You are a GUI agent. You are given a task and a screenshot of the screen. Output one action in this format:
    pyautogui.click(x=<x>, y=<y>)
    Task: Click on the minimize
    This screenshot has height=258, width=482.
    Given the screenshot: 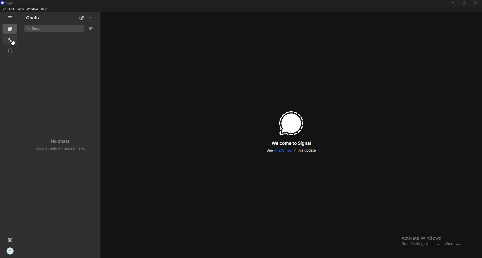 What is the action you would take?
    pyautogui.click(x=453, y=3)
    